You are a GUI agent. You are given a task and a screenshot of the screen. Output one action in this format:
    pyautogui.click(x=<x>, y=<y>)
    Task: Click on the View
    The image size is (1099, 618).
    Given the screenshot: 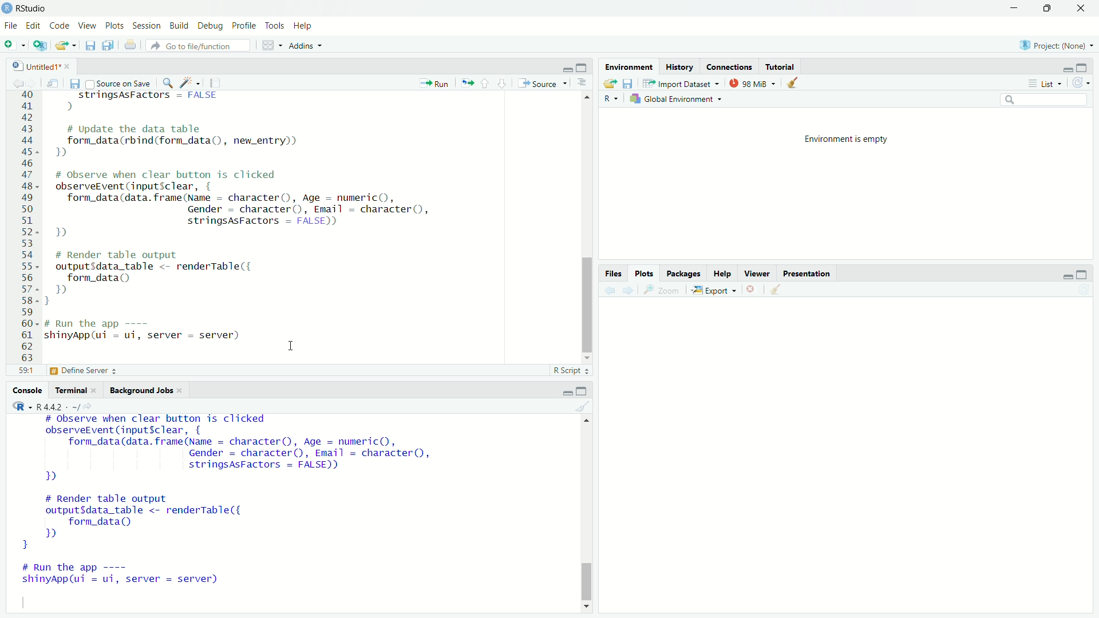 What is the action you would take?
    pyautogui.click(x=89, y=26)
    